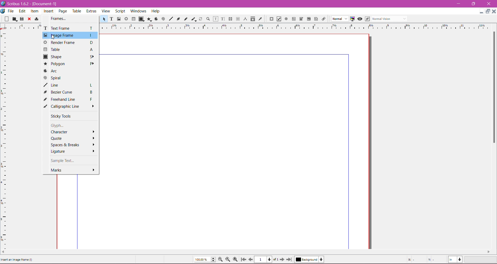 Image resolution: width=497 pixels, height=264 pixels. Describe the element at coordinates (32, 4) in the screenshot. I see `Application Name, Version - Document Title` at that location.